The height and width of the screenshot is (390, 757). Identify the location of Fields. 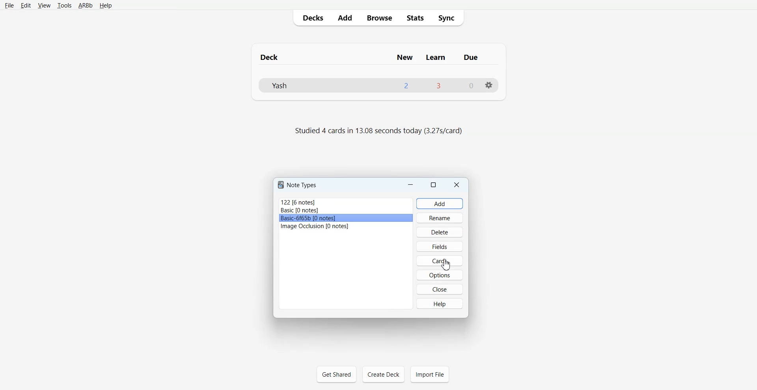
(440, 246).